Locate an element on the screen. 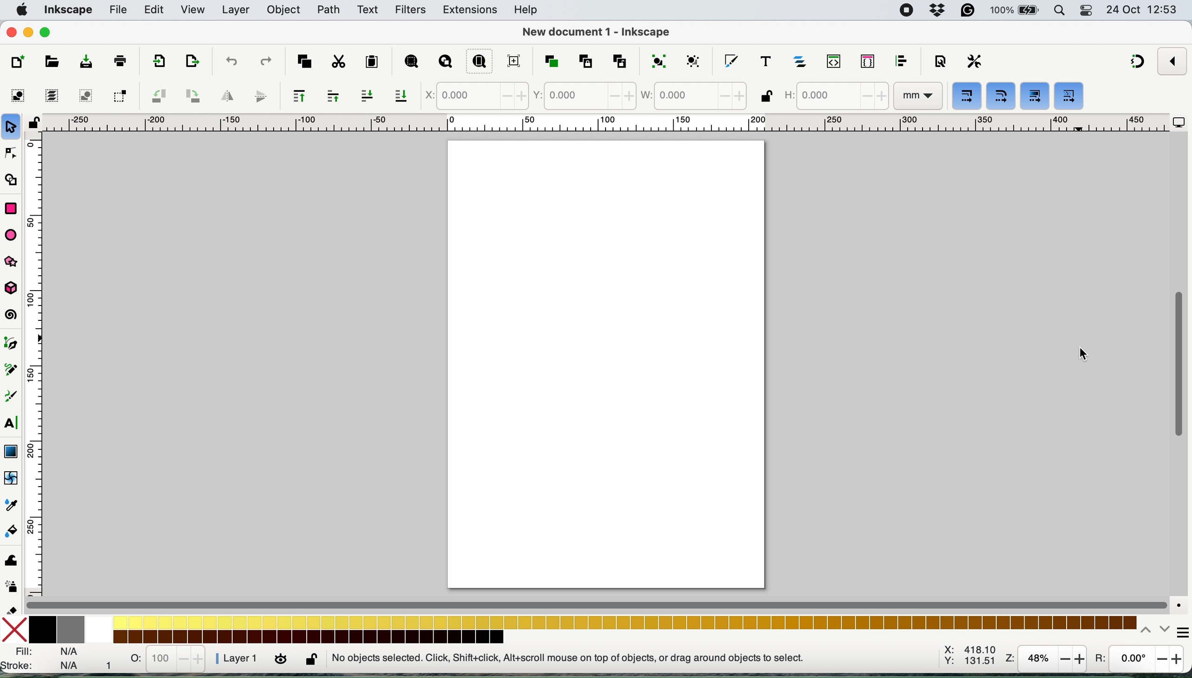 The image size is (1192, 678). print is located at coordinates (120, 61).